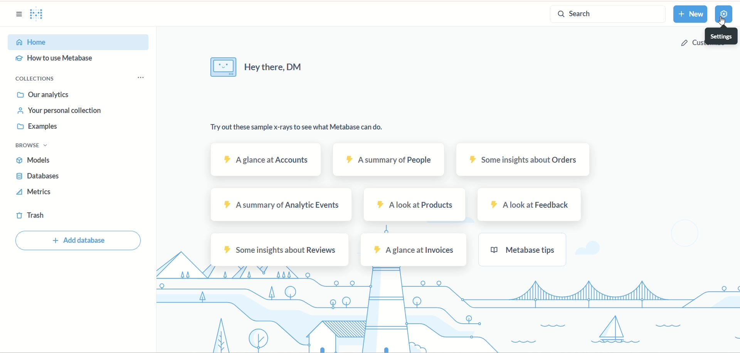 The width and height of the screenshot is (740, 353). I want to click on hoe to use metabase, so click(58, 60).